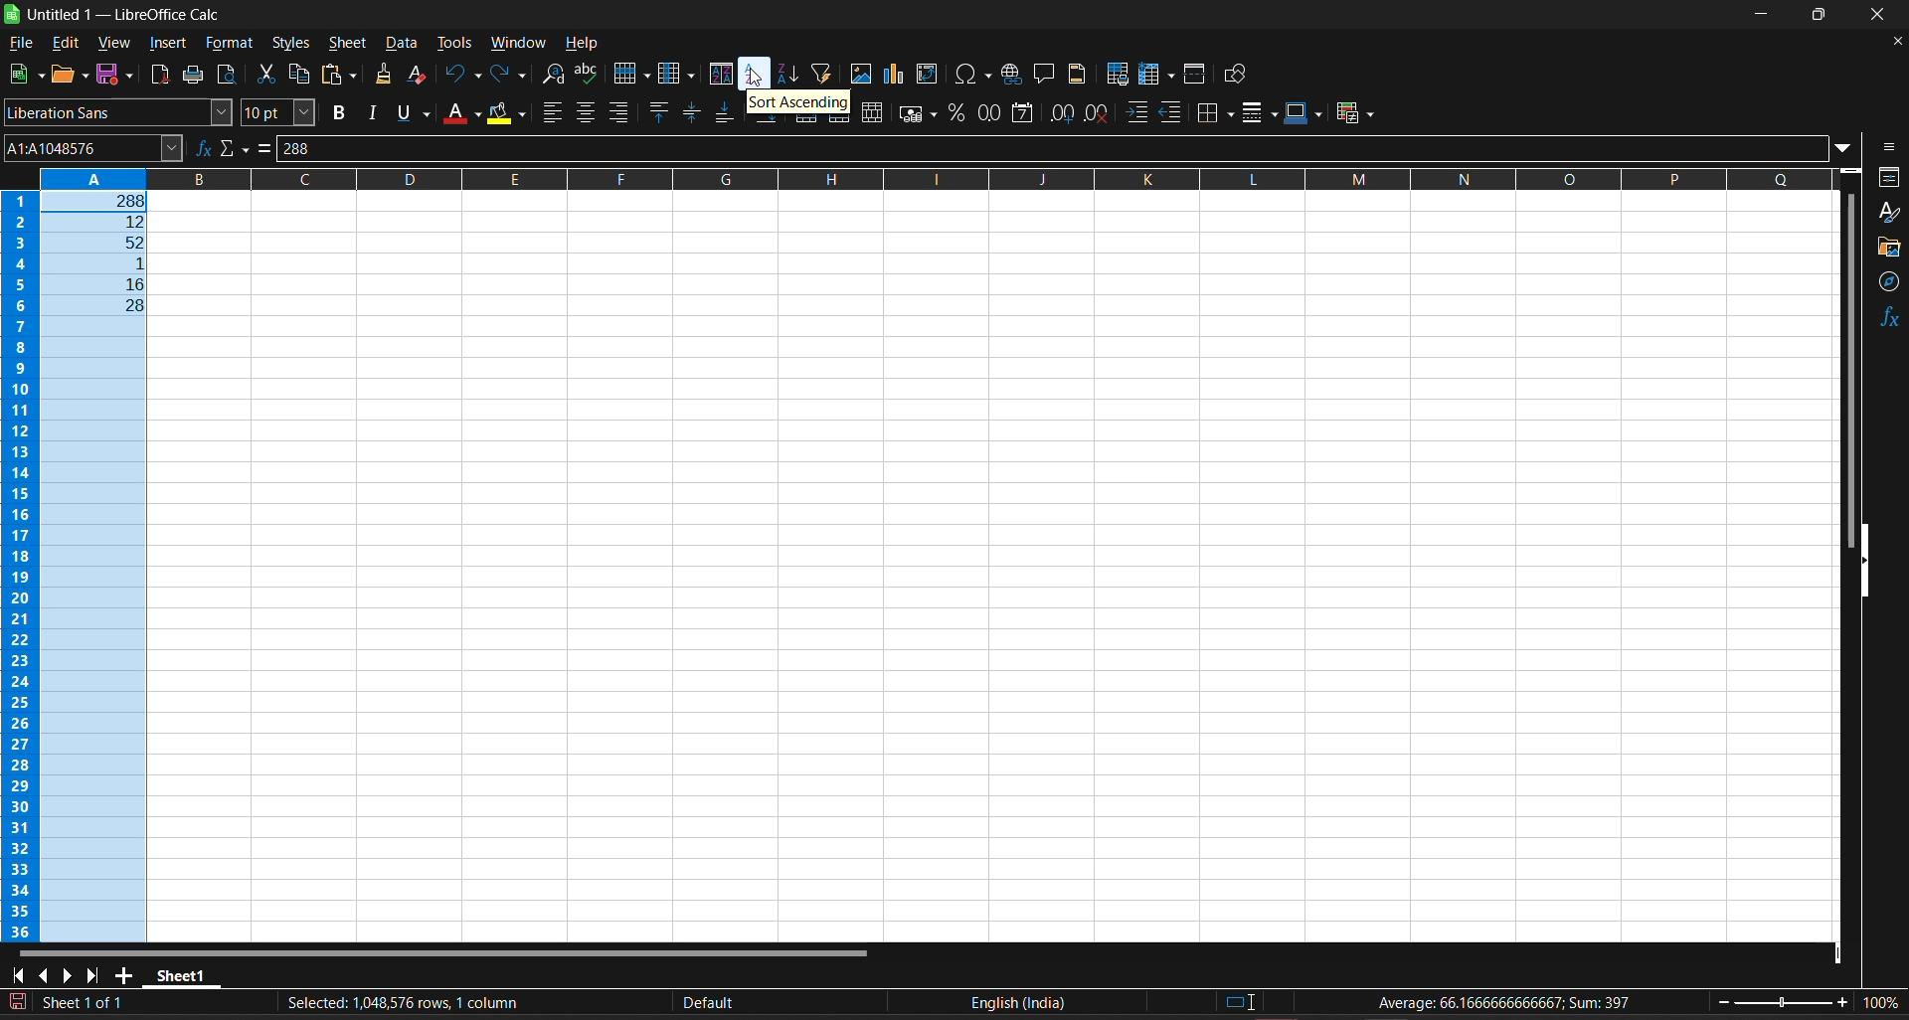 The height and width of the screenshot is (1020, 1909). Describe the element at coordinates (300, 75) in the screenshot. I see `copy` at that location.